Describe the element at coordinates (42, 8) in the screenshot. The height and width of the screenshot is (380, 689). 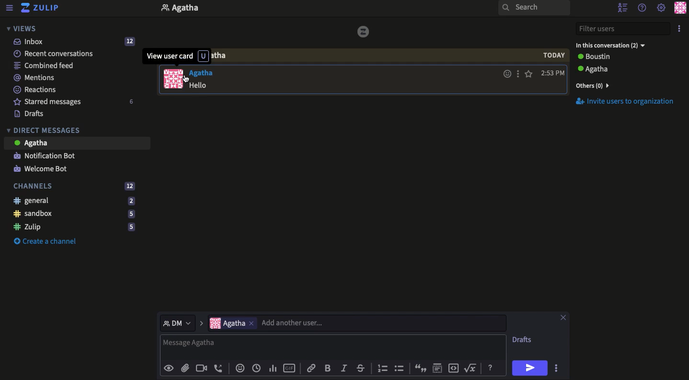
I see `Zulip` at that location.